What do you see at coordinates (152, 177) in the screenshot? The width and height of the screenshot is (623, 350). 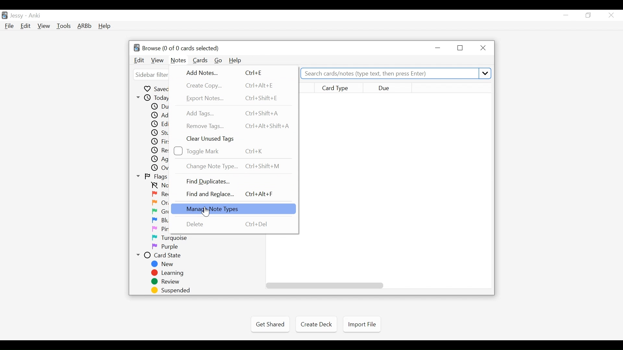 I see `Flags` at bounding box center [152, 177].